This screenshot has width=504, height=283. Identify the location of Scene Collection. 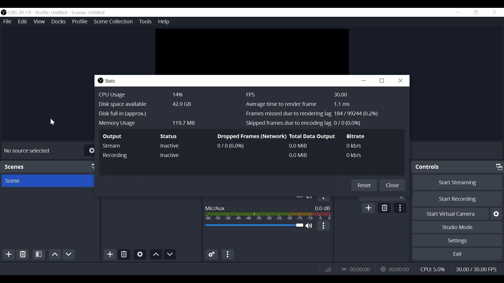
(114, 22).